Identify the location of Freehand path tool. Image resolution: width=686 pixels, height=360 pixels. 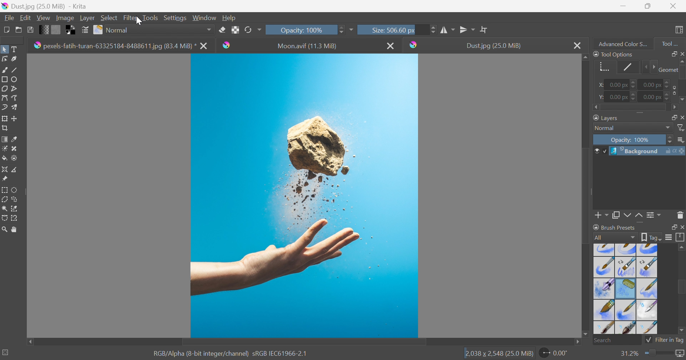
(15, 98).